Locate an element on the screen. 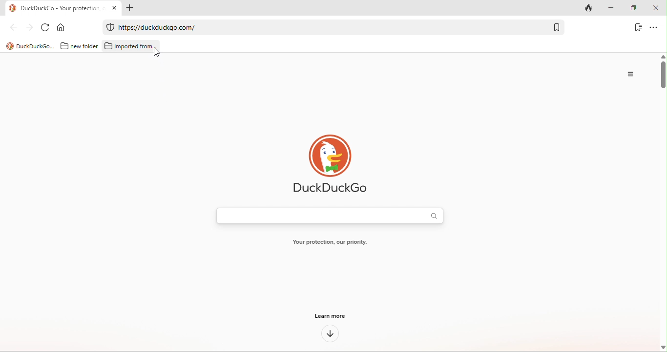 This screenshot has width=667, height=352. duck duck go logo is located at coordinates (330, 165).